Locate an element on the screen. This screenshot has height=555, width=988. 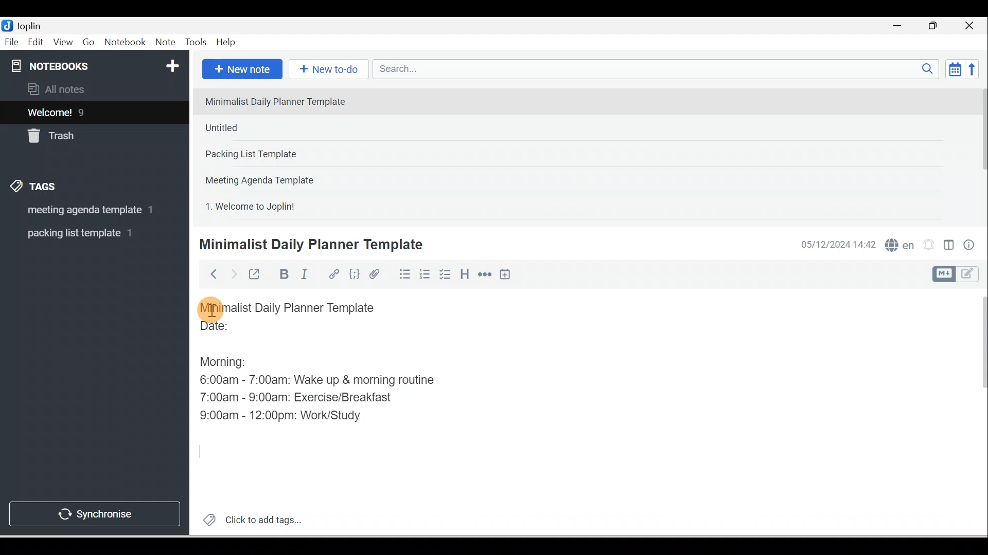
Toggle external editing is located at coordinates (256, 276).